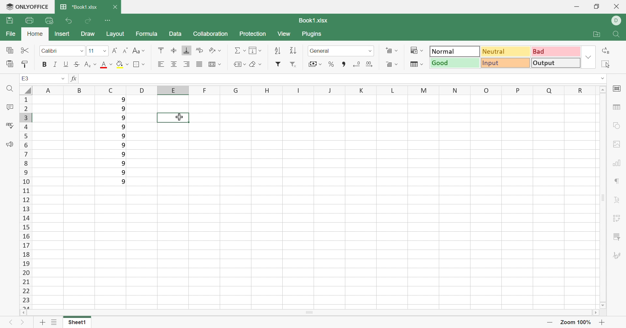  Describe the element at coordinates (25, 79) in the screenshot. I see `A1` at that location.